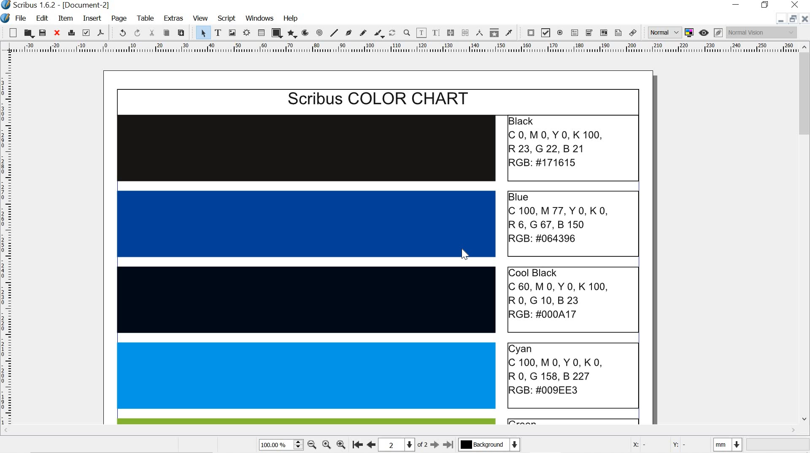 This screenshot has width=810, height=453. I want to click on close, so click(56, 33).